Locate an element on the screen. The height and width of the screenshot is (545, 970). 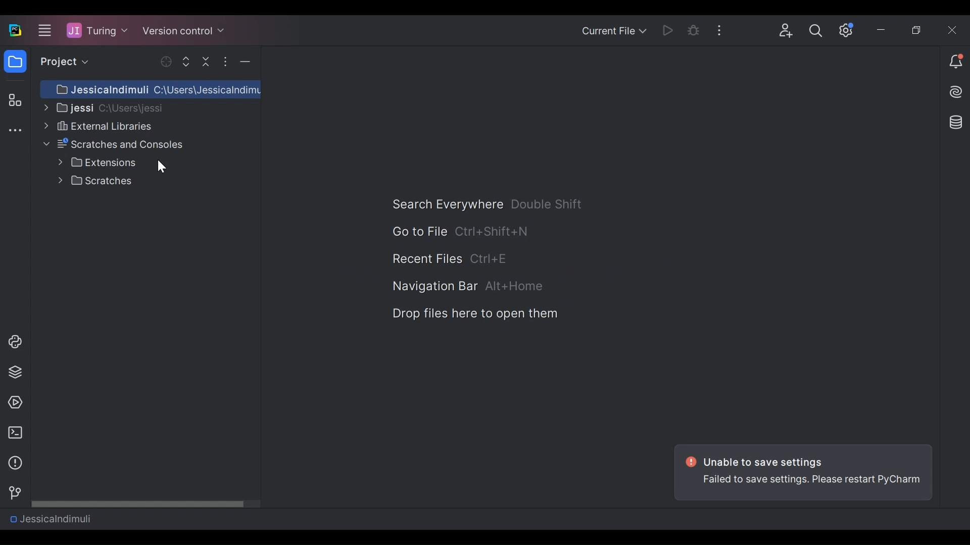
Collapse All is located at coordinates (207, 61).